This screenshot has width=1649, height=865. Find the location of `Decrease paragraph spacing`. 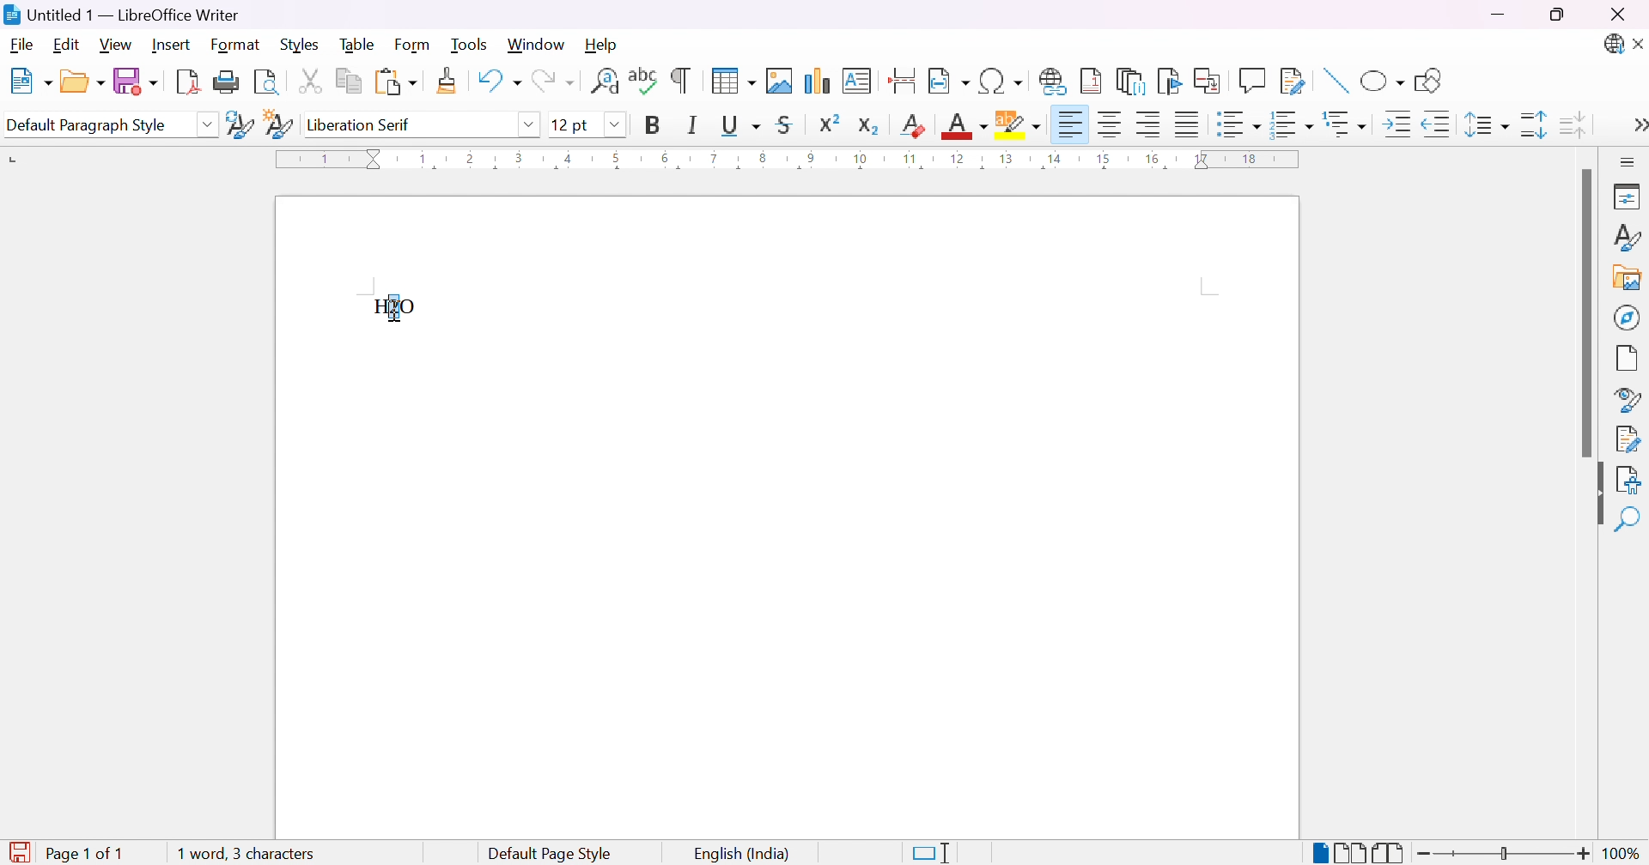

Decrease paragraph spacing is located at coordinates (1571, 123).